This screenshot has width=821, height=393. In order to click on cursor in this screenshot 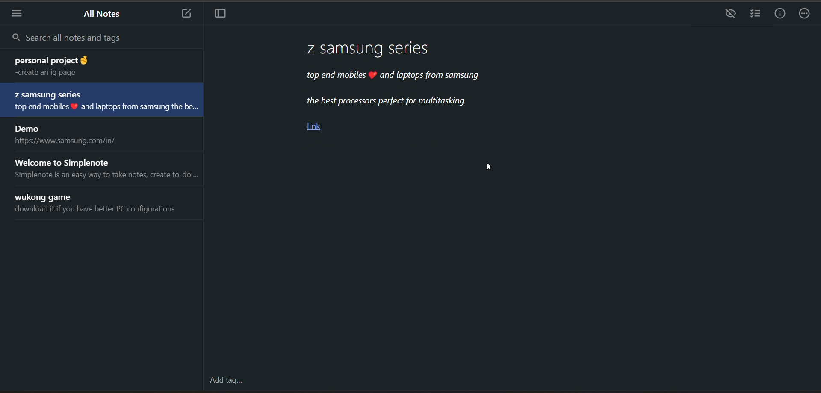, I will do `click(489, 170)`.